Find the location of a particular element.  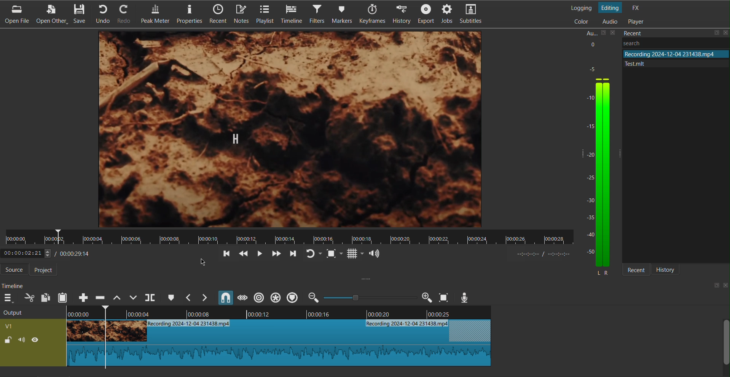

cursor is located at coordinates (202, 261).